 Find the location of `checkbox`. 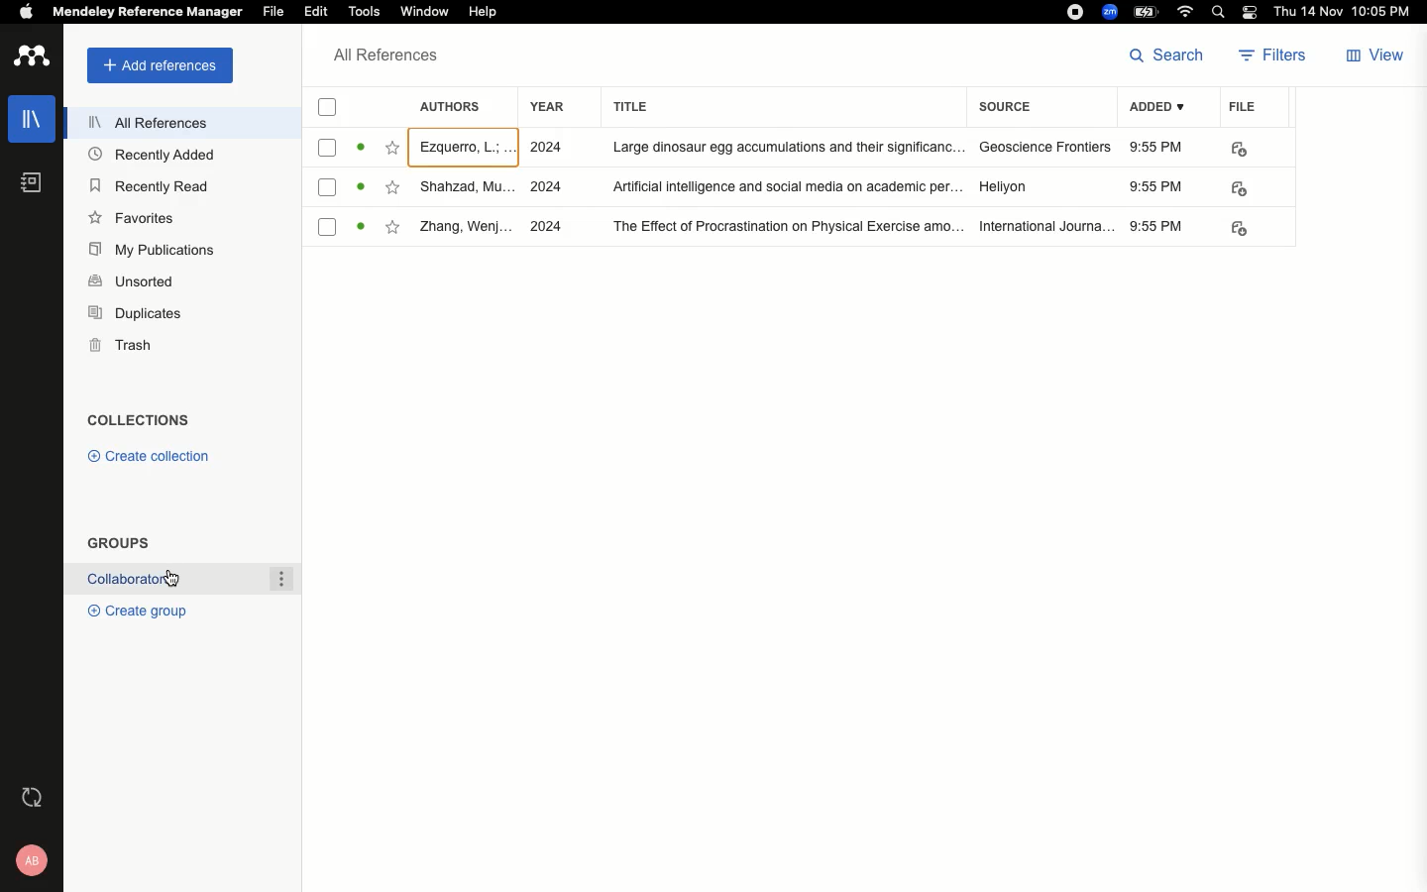

checkbox is located at coordinates (326, 227).